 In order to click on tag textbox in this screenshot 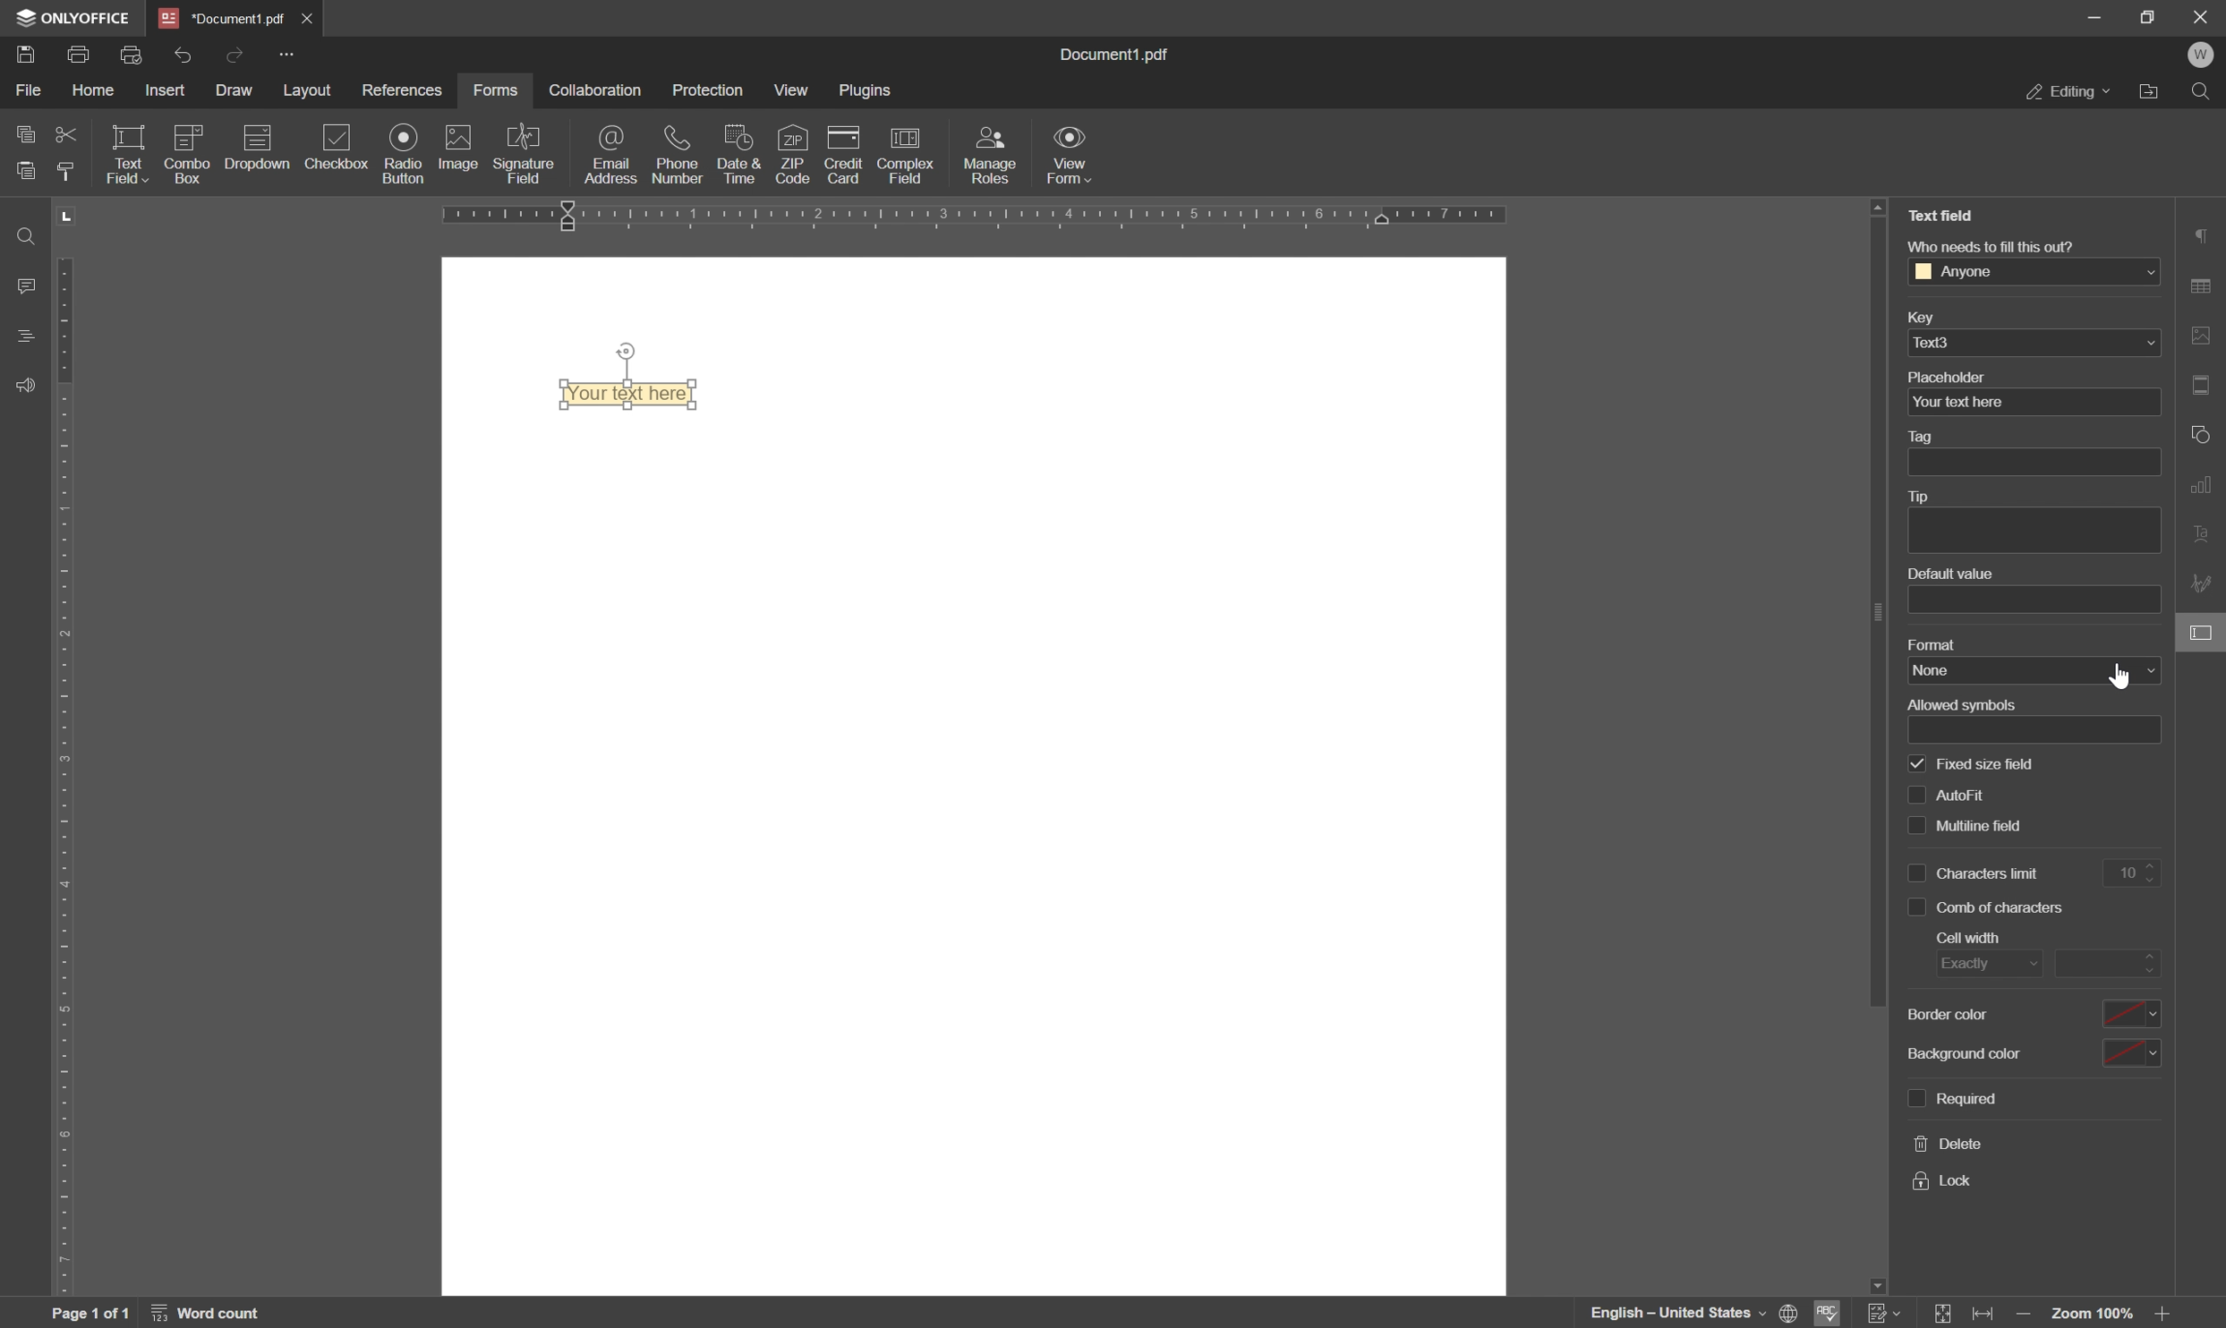, I will do `click(2042, 462)`.